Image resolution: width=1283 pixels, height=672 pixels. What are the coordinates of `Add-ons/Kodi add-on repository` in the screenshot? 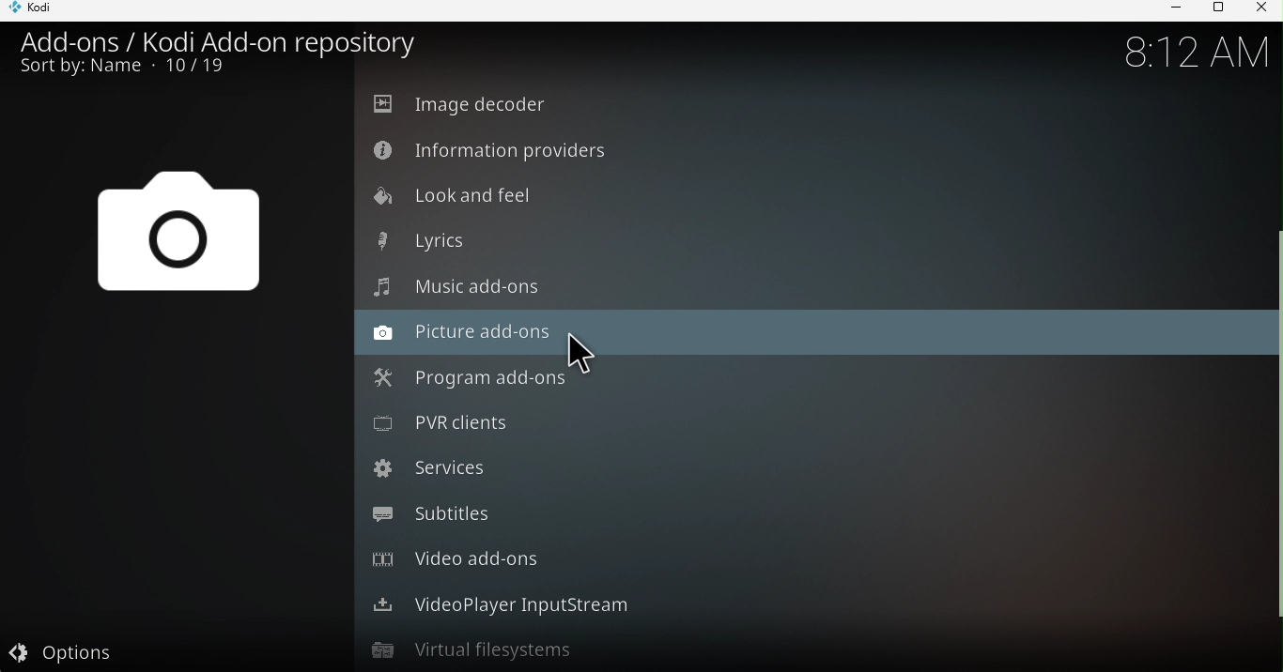 It's located at (217, 41).